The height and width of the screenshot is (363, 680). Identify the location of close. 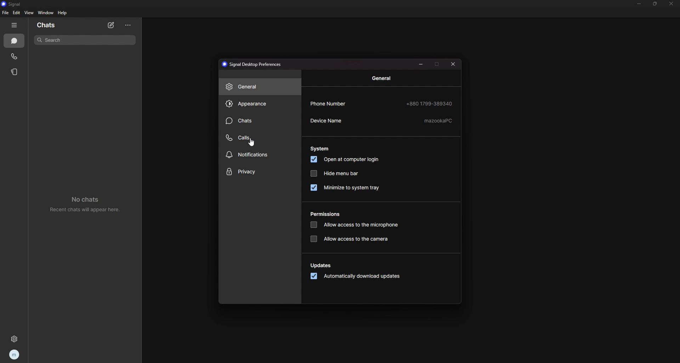
(454, 65).